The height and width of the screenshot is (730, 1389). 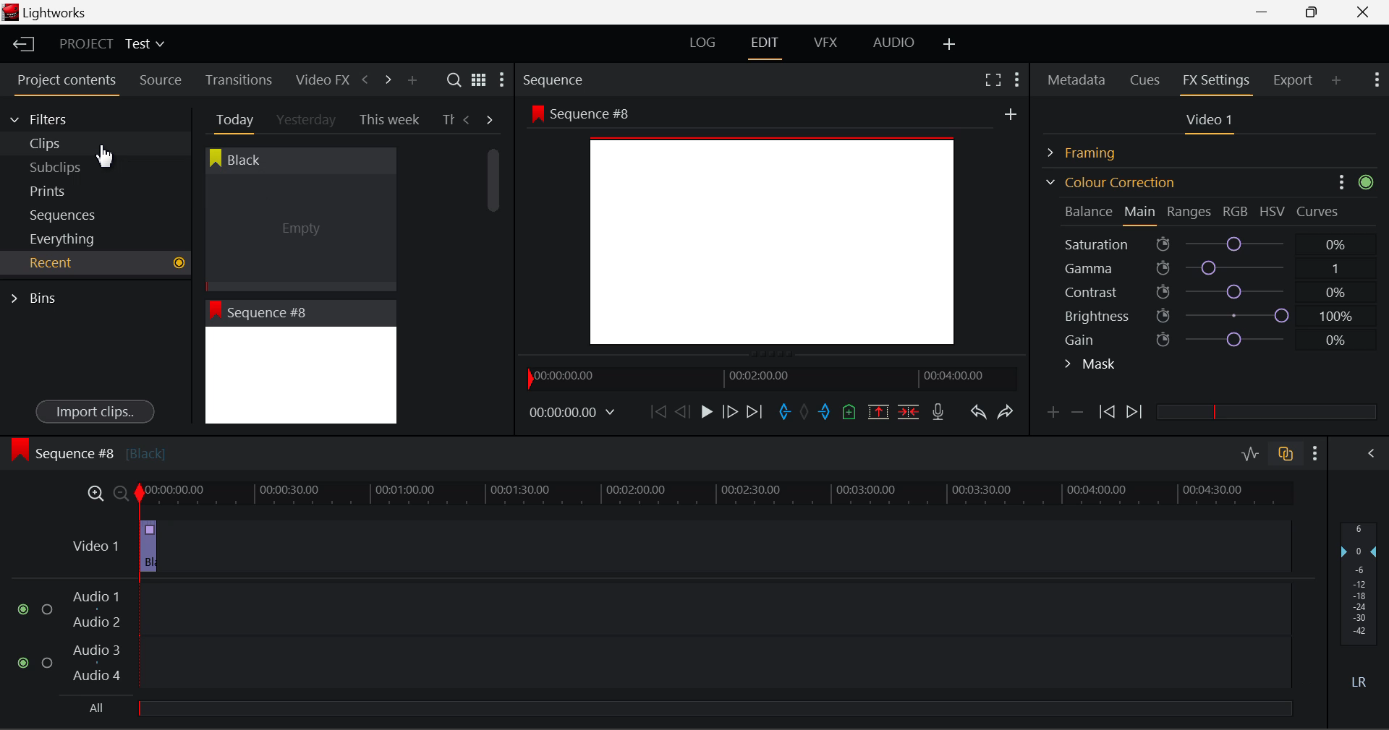 I want to click on Prints, so click(x=68, y=188).